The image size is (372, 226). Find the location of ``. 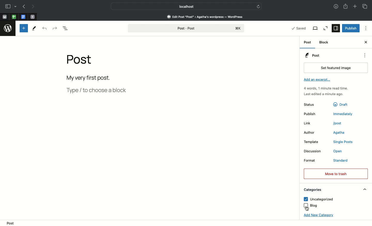

 is located at coordinates (342, 104).